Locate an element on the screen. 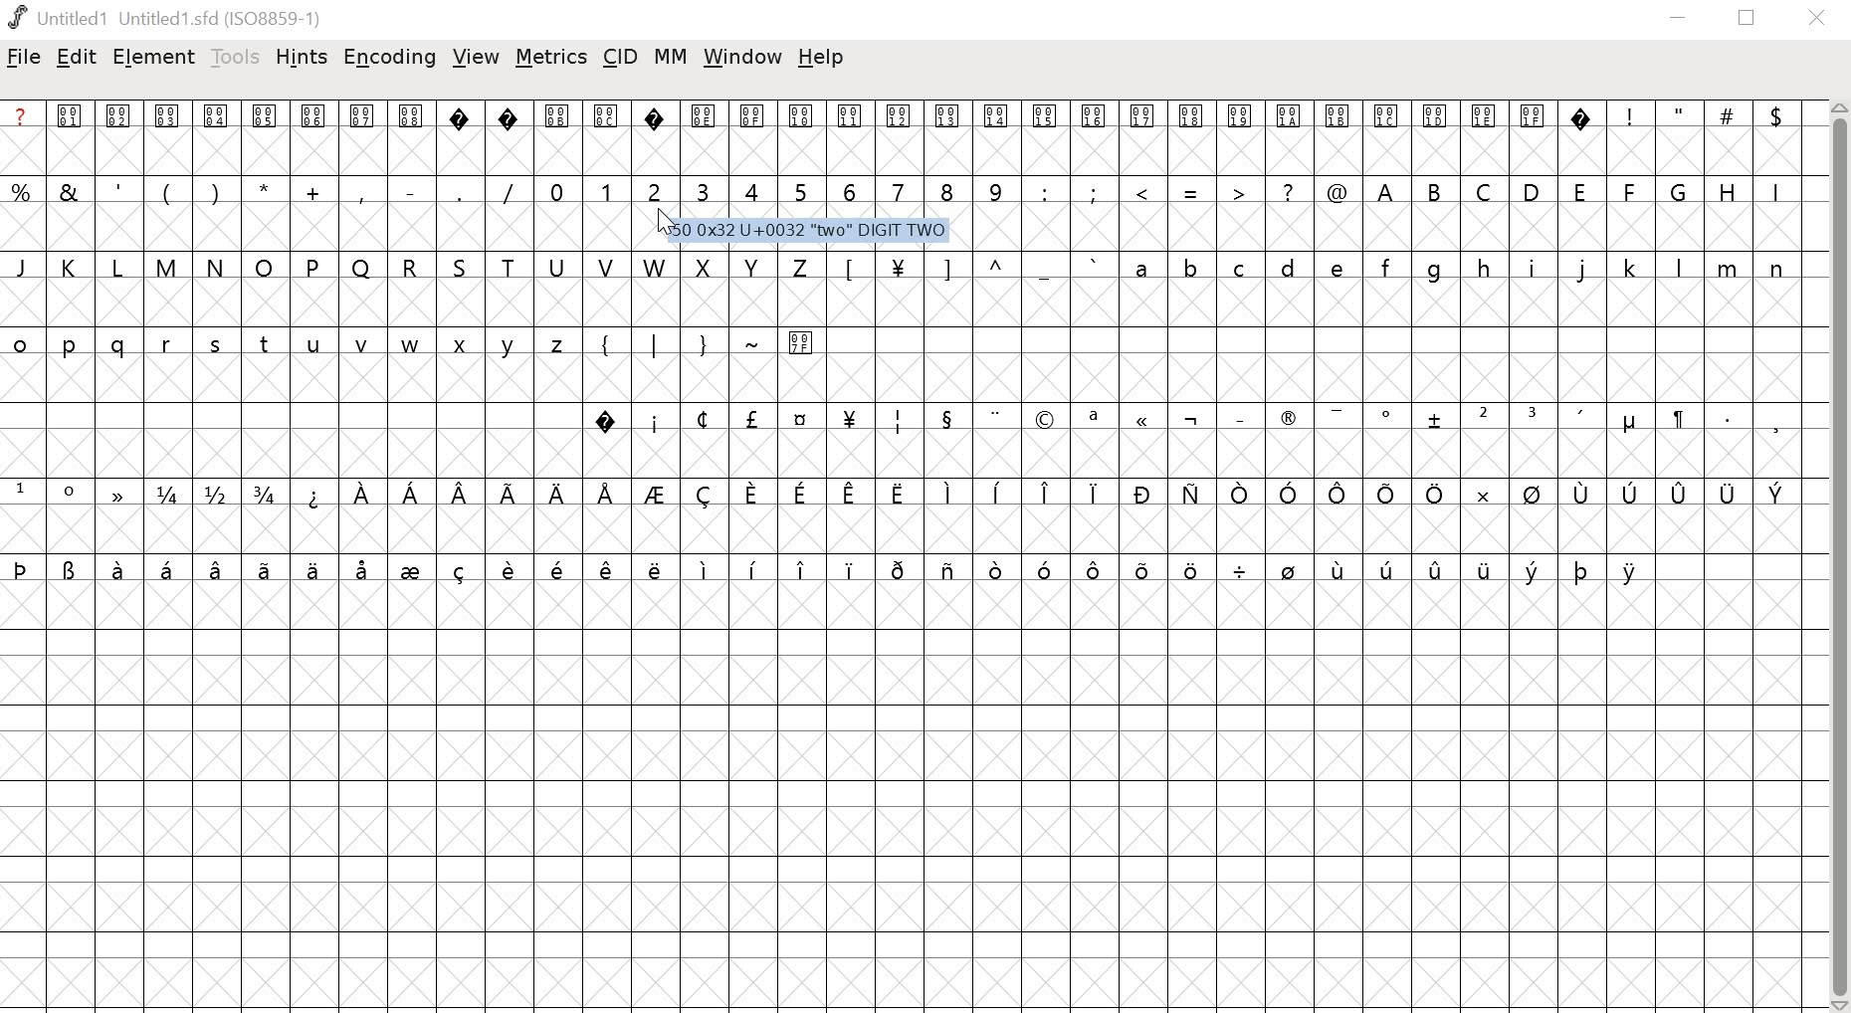 Image resolution: width=1851 pixels, height=1013 pixels. tools is located at coordinates (236, 58).